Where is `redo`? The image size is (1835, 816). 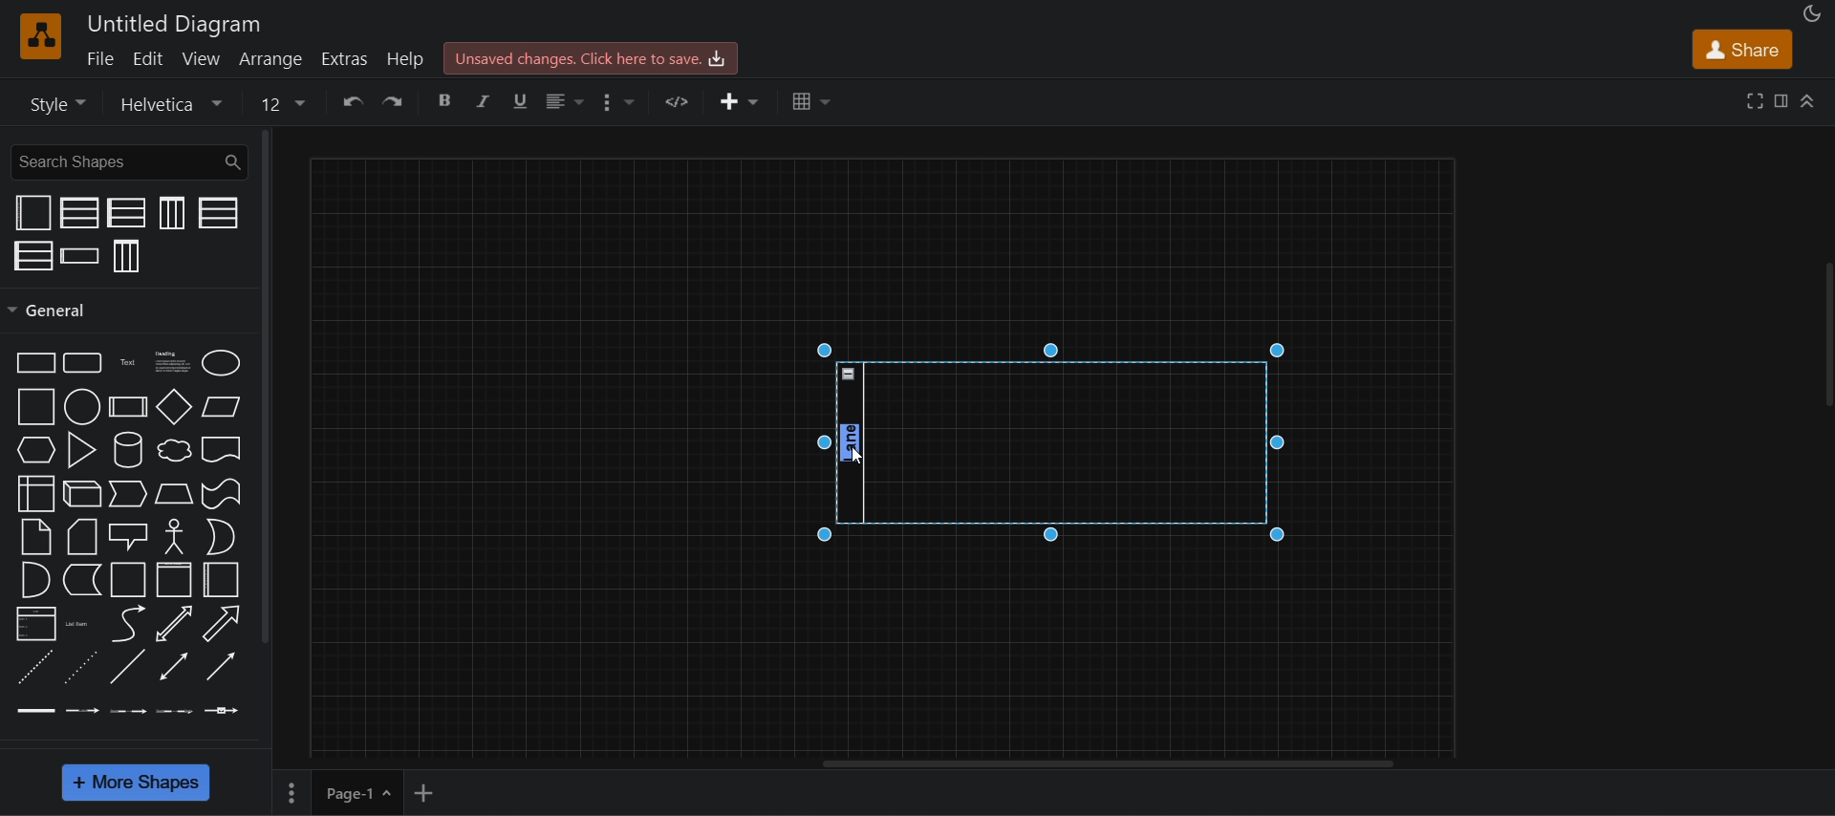 redo is located at coordinates (399, 101).